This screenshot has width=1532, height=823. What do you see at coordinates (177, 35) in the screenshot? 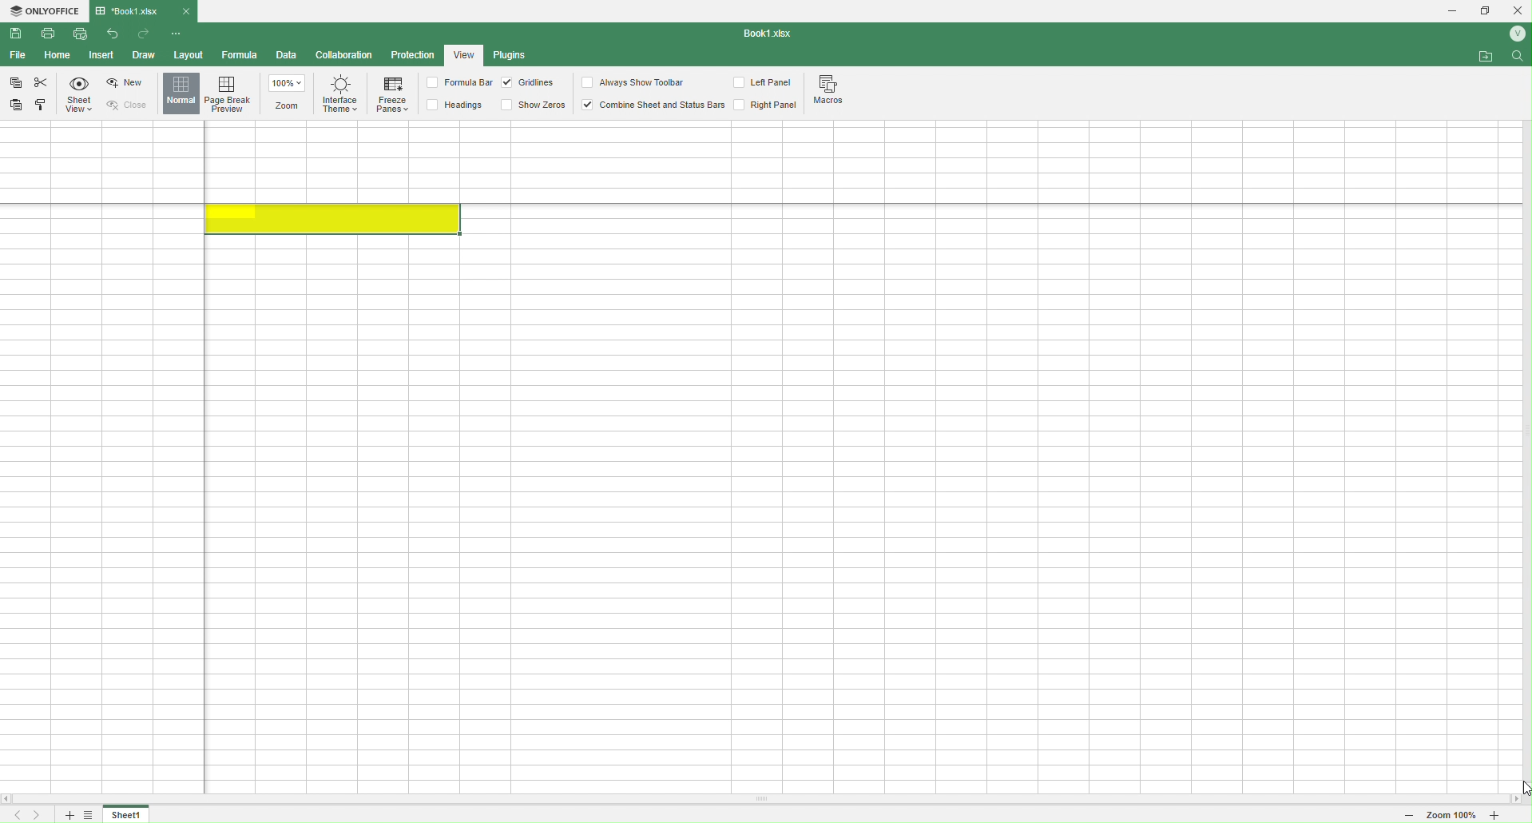
I see `Quick Access Customize Toolbar` at bounding box center [177, 35].